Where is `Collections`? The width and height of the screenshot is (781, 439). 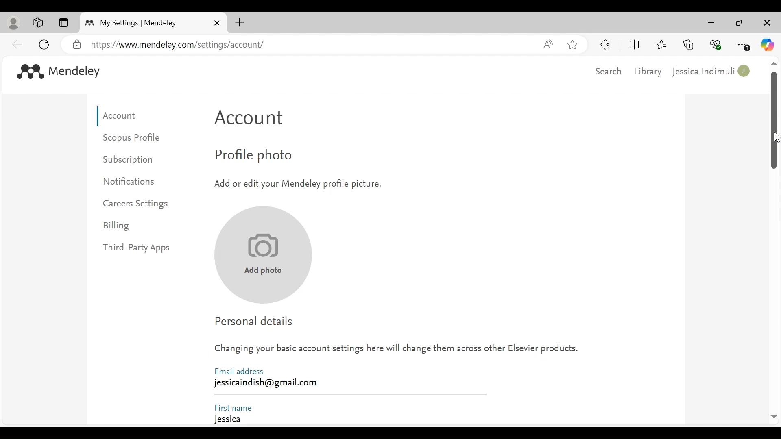 Collections is located at coordinates (689, 44).